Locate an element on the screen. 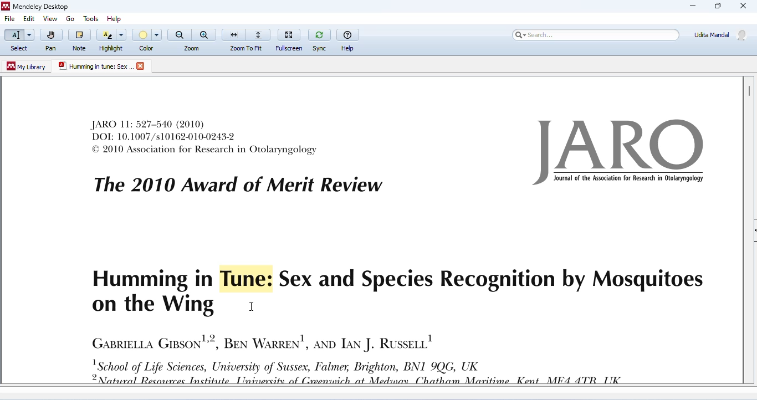 The image size is (757, 400). zoom to fit is located at coordinates (247, 39).